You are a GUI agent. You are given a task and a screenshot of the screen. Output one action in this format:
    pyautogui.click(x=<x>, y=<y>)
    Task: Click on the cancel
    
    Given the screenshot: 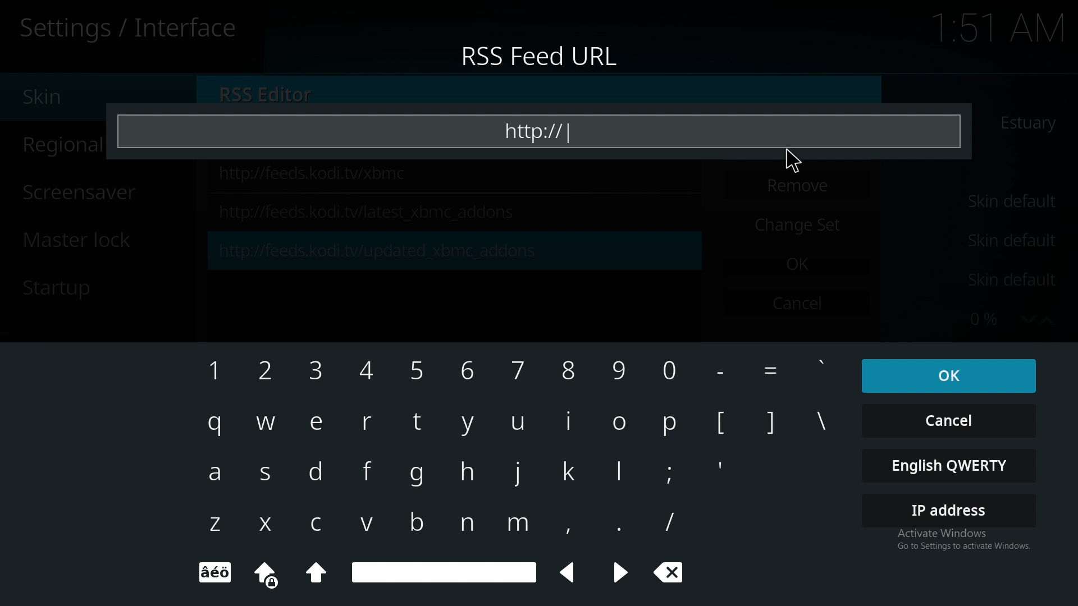 What is the action you would take?
    pyautogui.click(x=951, y=421)
    